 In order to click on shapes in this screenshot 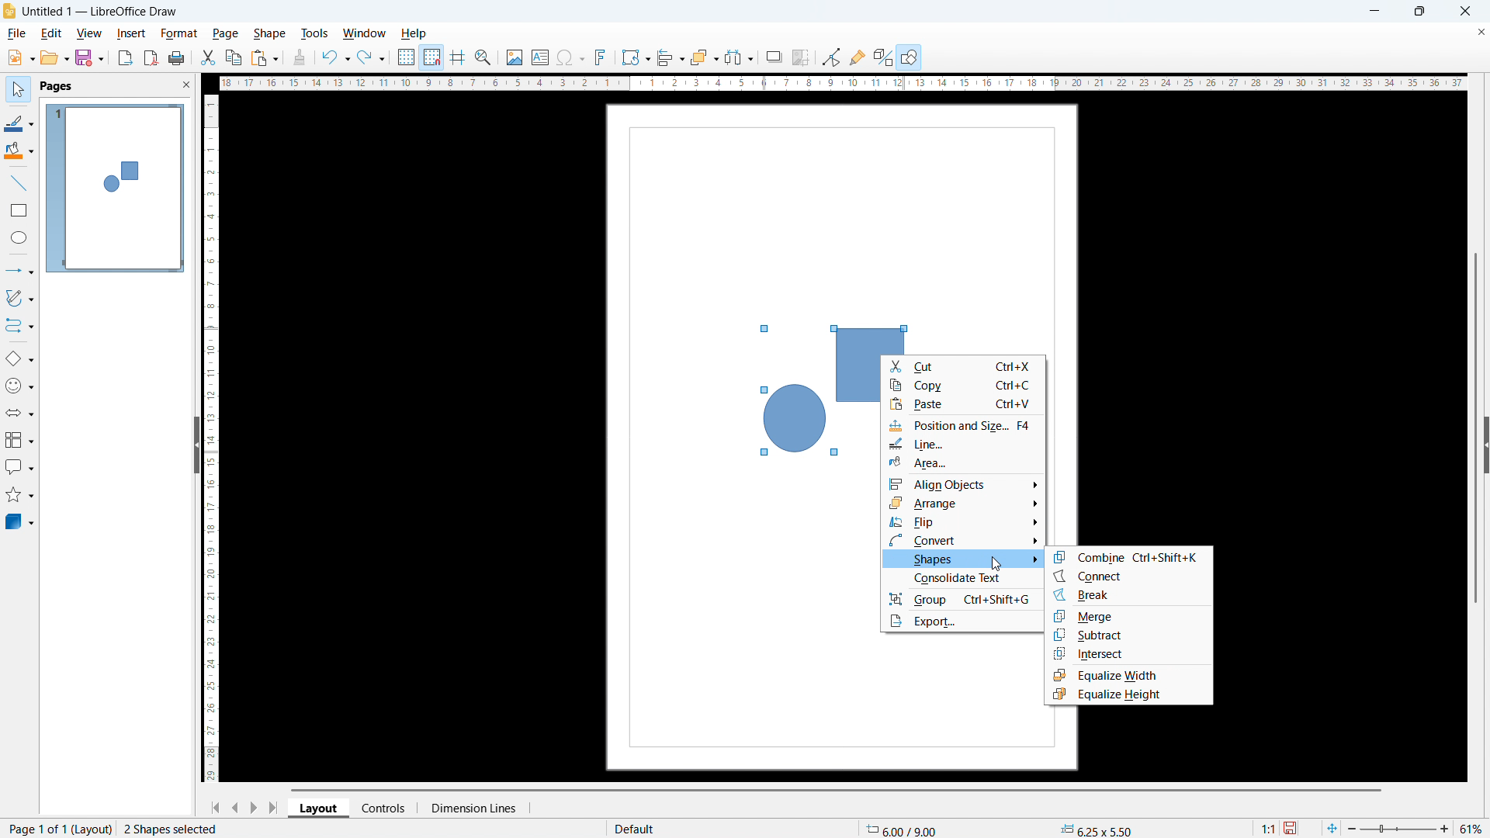, I will do `click(962, 559)`.